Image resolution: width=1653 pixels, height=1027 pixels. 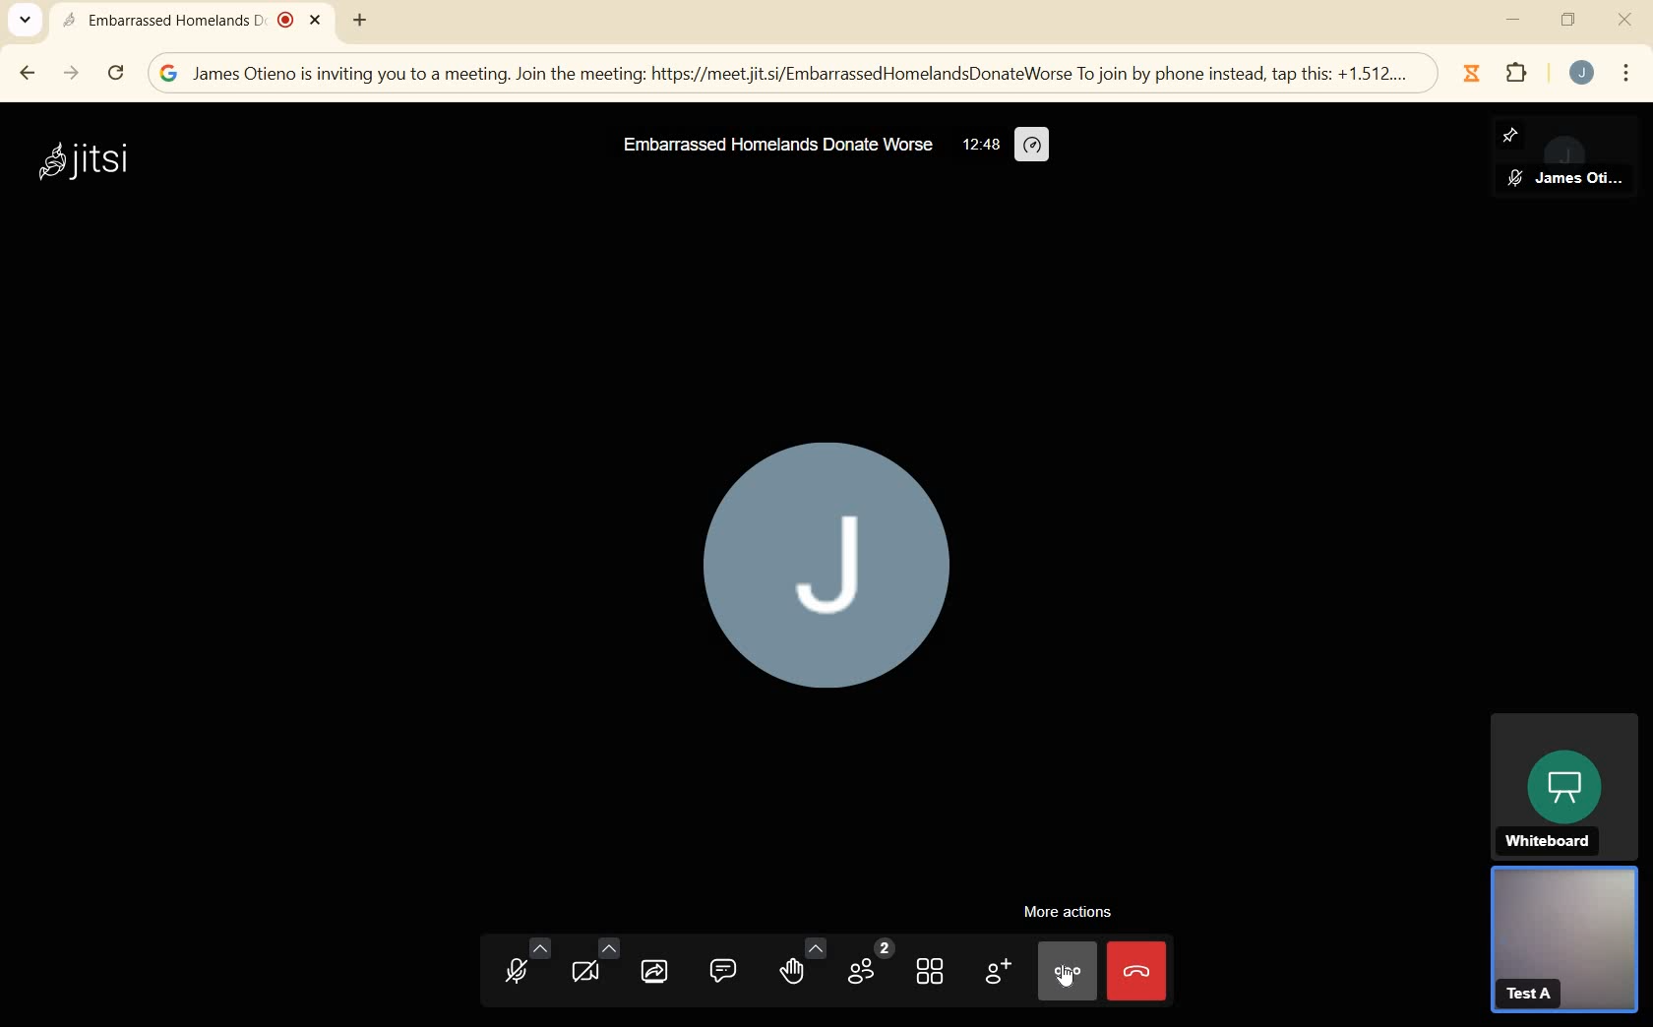 I want to click on participant's Profile Picture, so click(x=831, y=574).